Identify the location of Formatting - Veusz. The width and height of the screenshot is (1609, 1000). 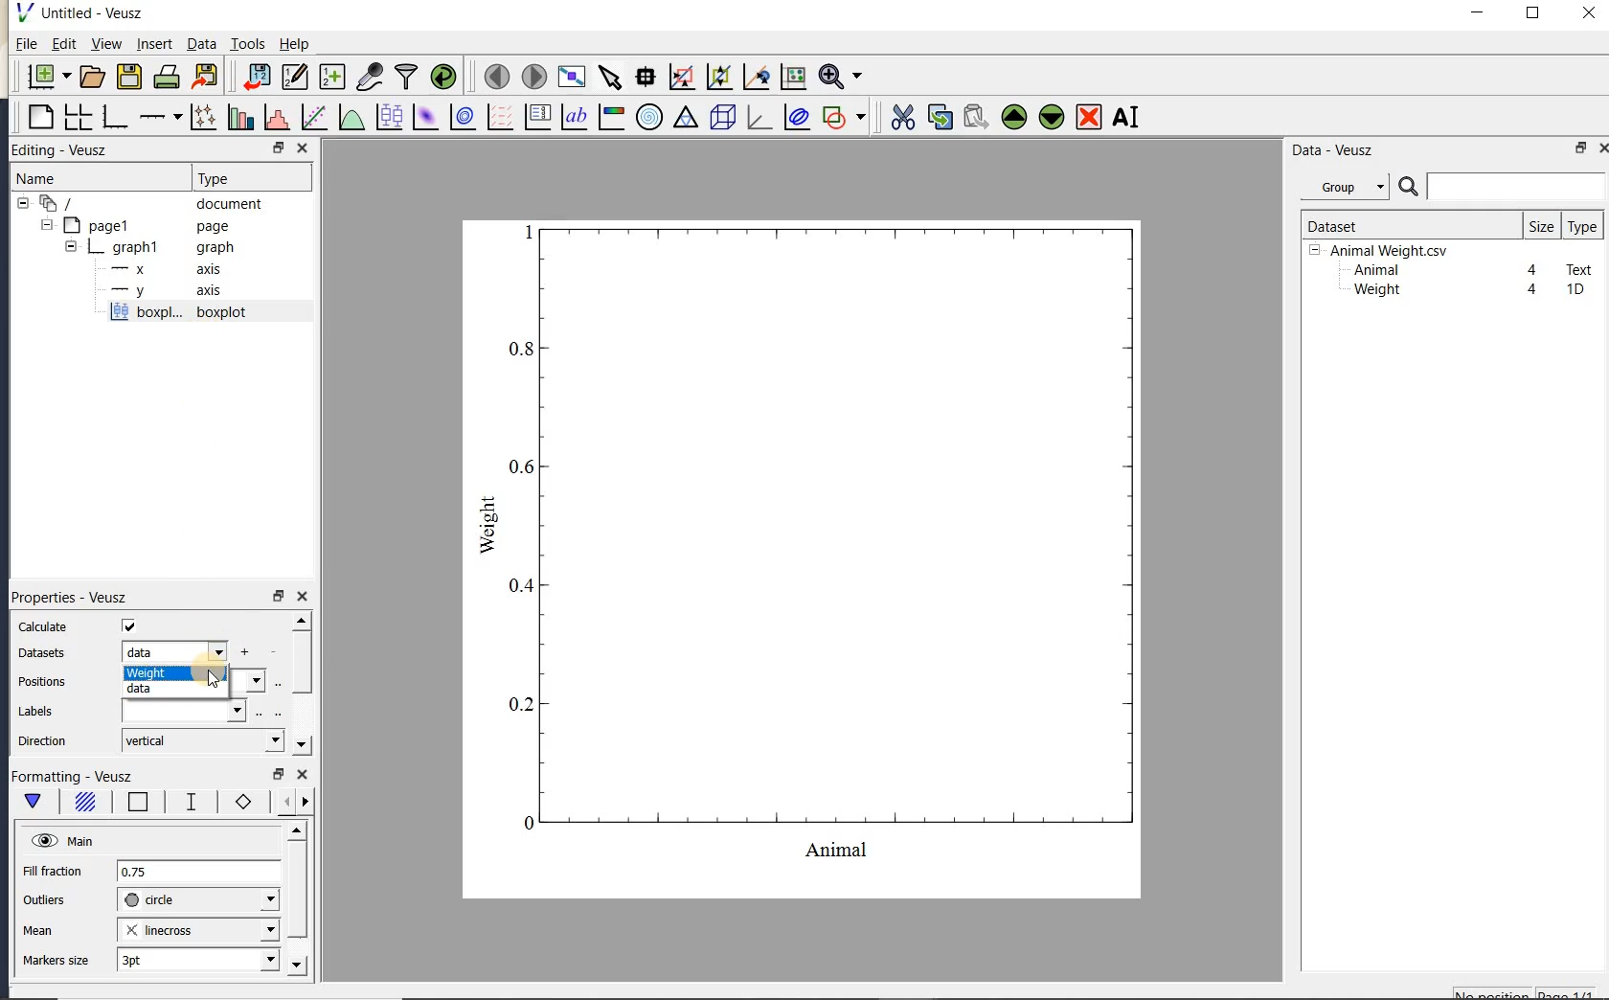
(77, 777).